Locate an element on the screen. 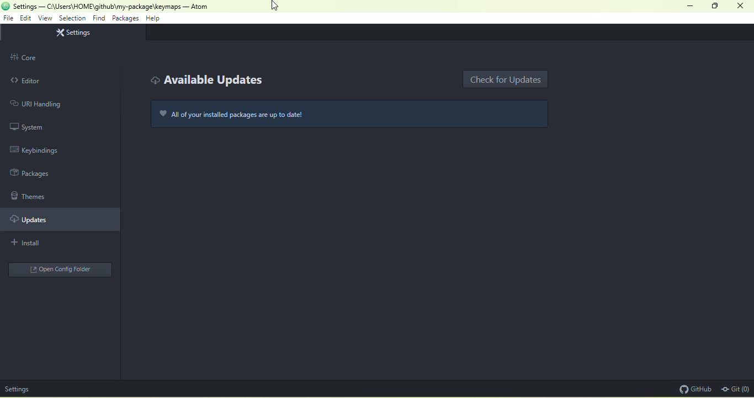 The height and width of the screenshot is (398, 754). find is located at coordinates (100, 18).